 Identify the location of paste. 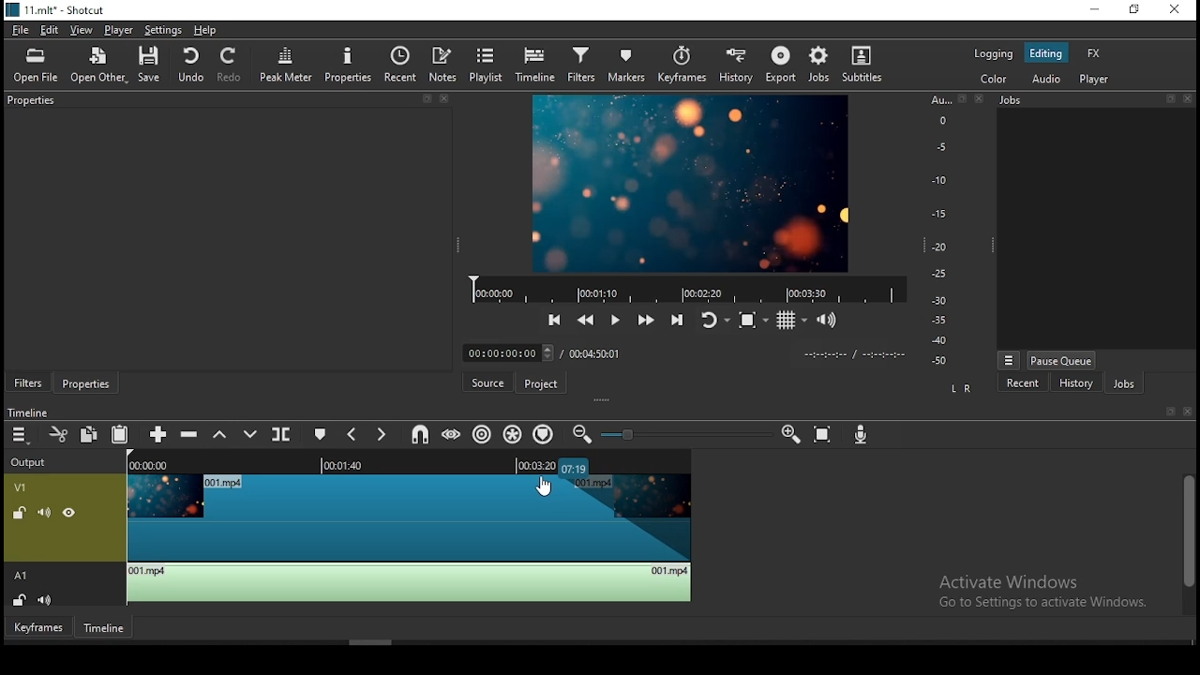
(120, 436).